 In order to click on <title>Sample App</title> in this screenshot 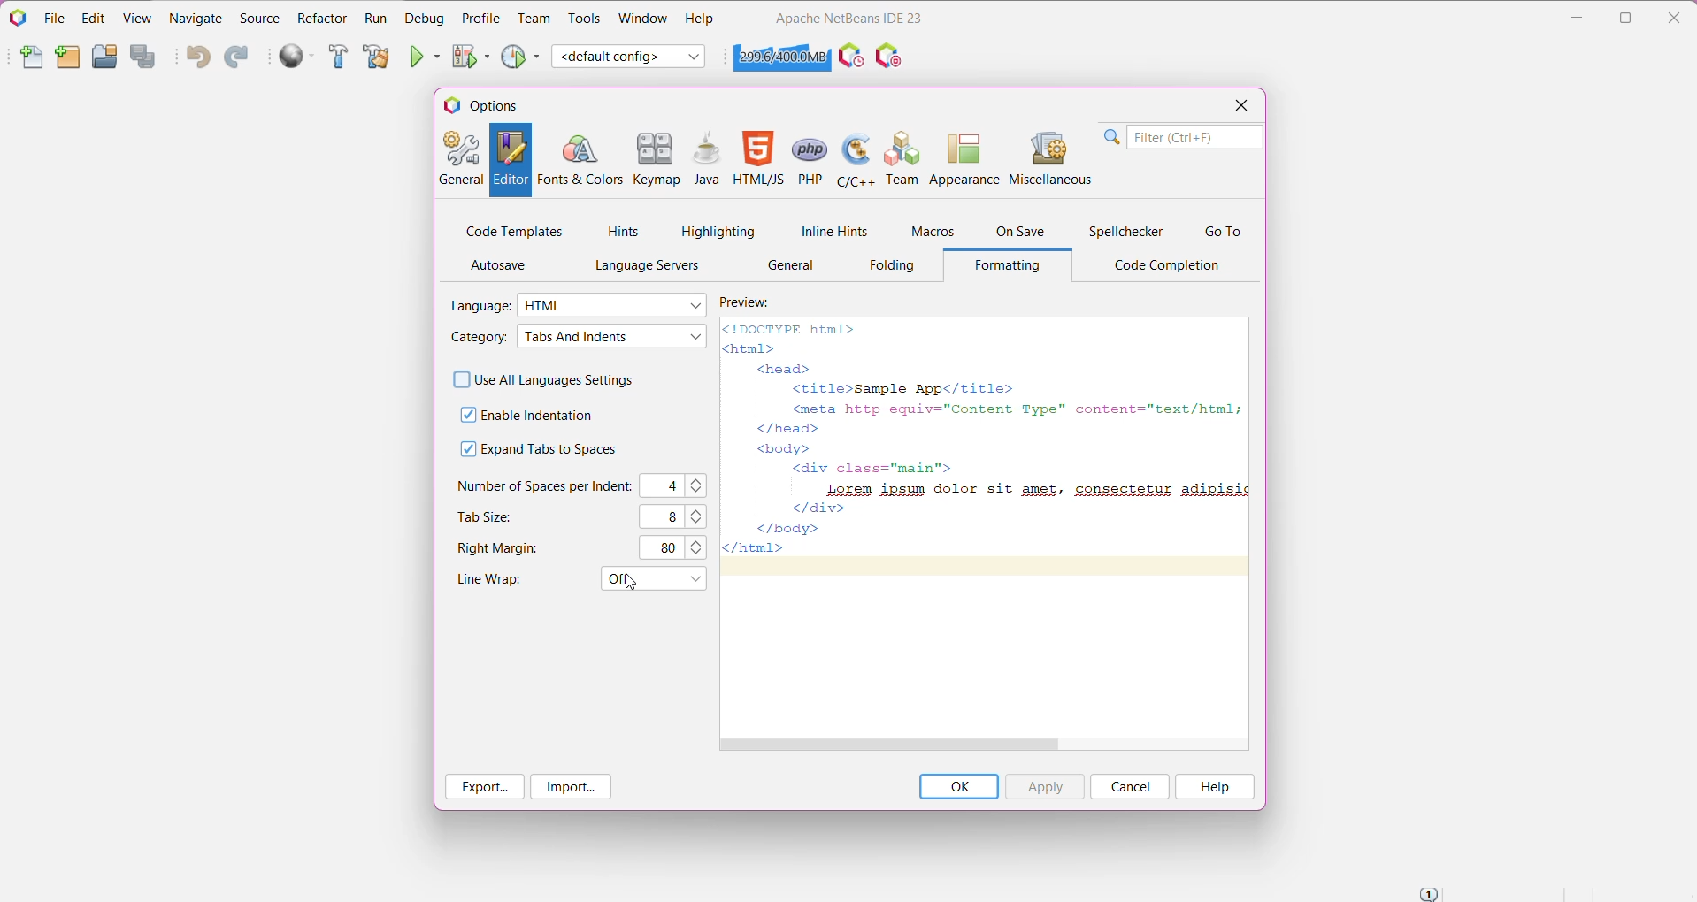, I will do `click(900, 387)`.